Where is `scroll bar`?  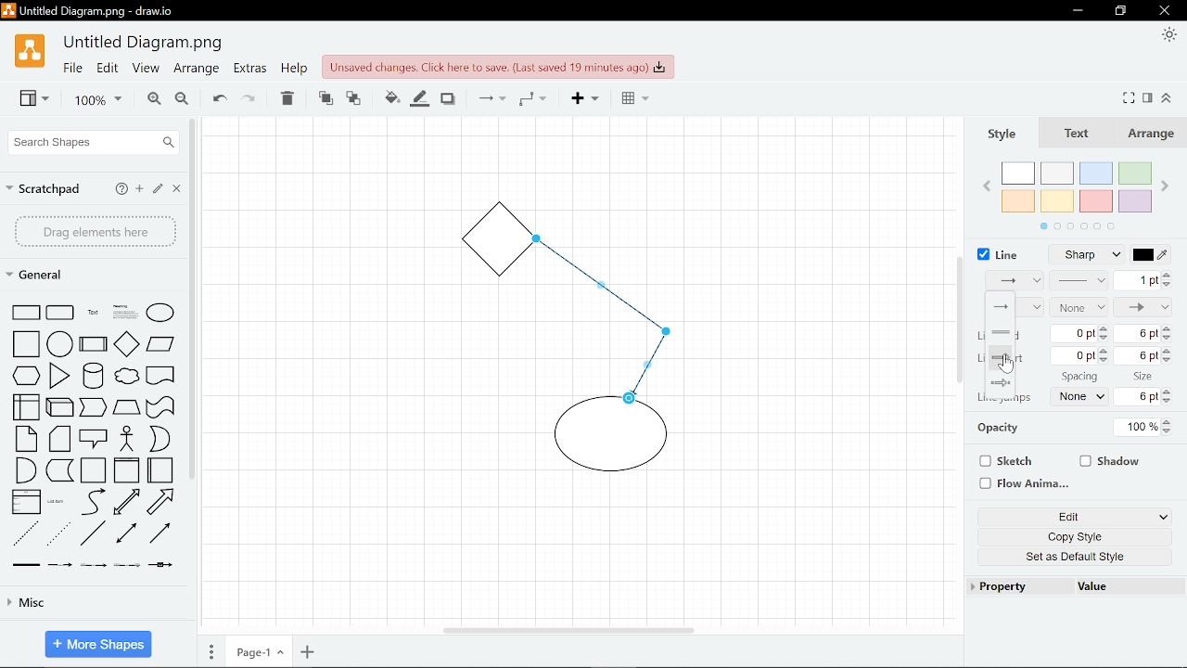 scroll bar is located at coordinates (957, 323).